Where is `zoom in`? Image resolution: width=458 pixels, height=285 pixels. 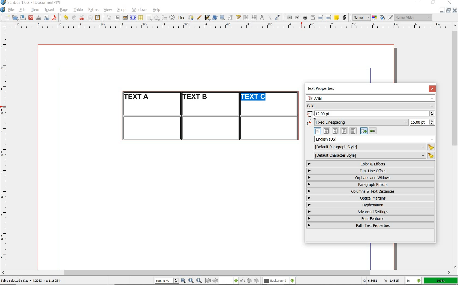
zoom in is located at coordinates (199, 281).